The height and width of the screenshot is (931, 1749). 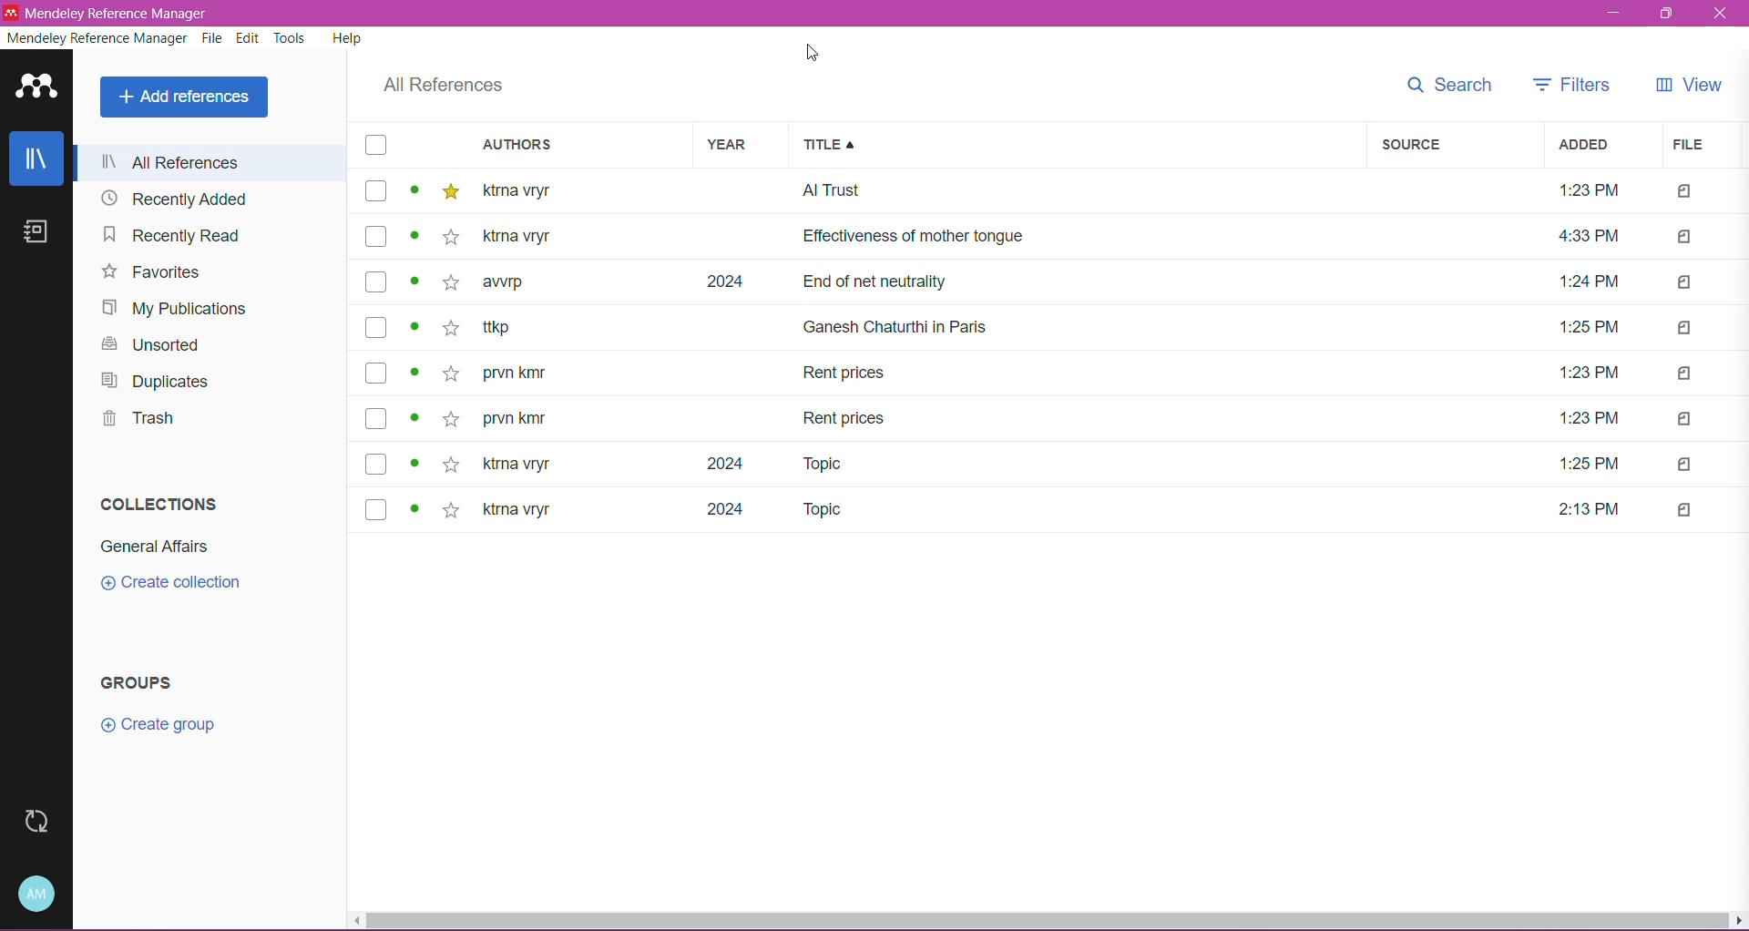 I want to click on Year, so click(x=743, y=146).